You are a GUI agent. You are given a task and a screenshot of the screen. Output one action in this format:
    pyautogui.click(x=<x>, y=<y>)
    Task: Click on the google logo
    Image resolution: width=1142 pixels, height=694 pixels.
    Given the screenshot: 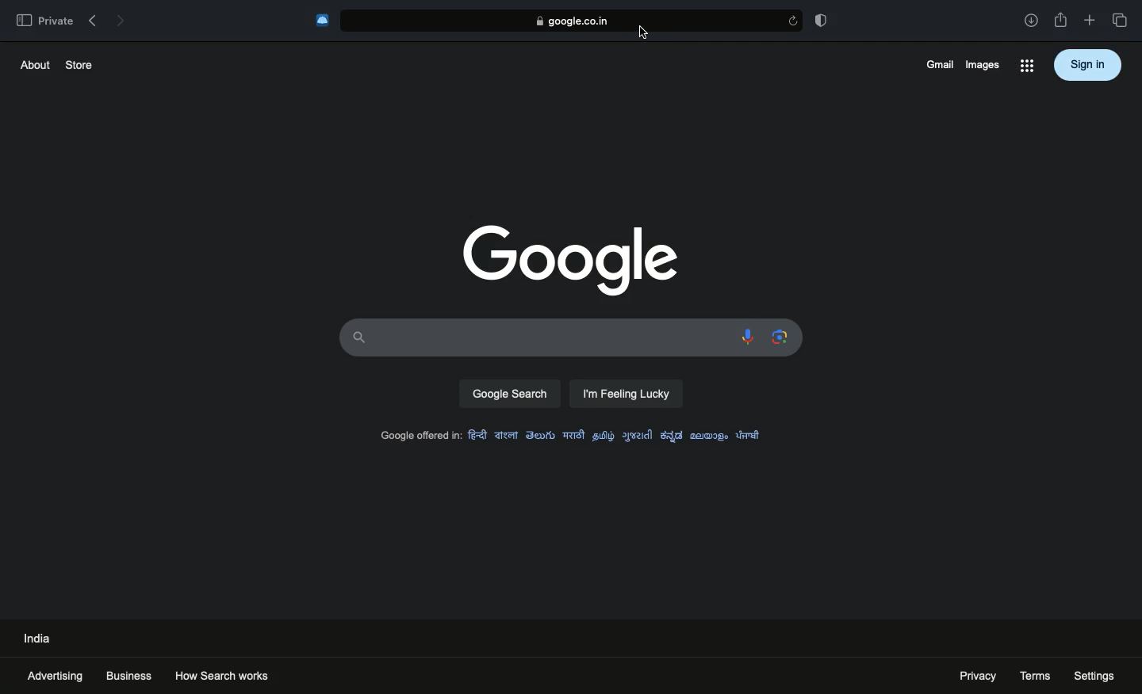 What is the action you would take?
    pyautogui.click(x=565, y=258)
    